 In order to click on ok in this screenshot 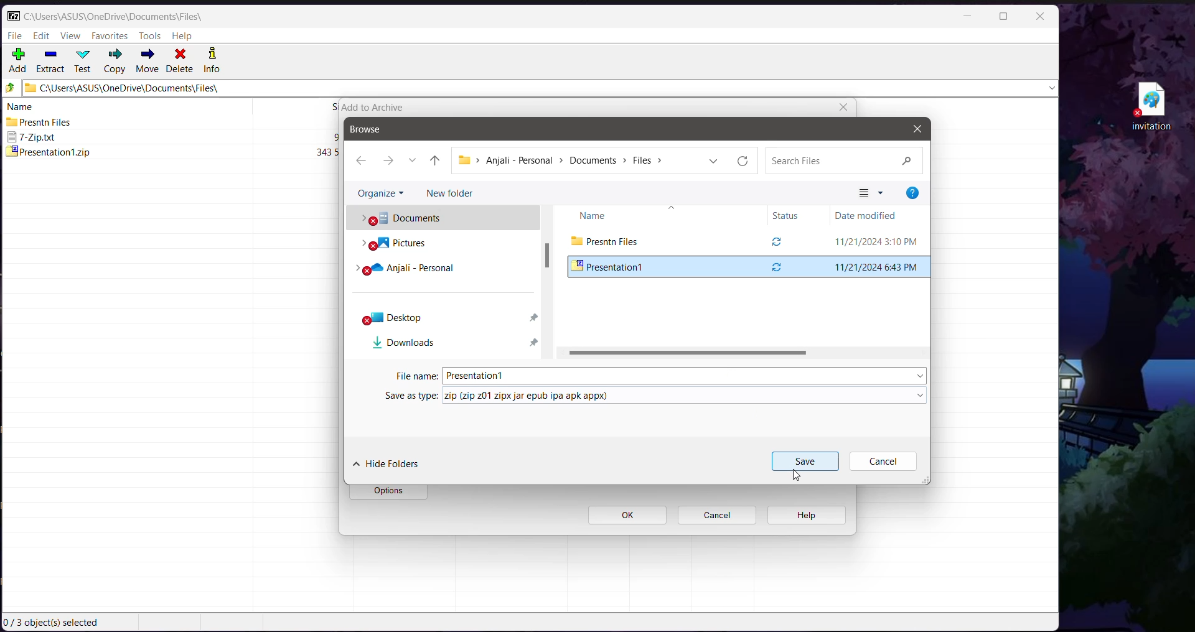, I will do `click(626, 515)`.